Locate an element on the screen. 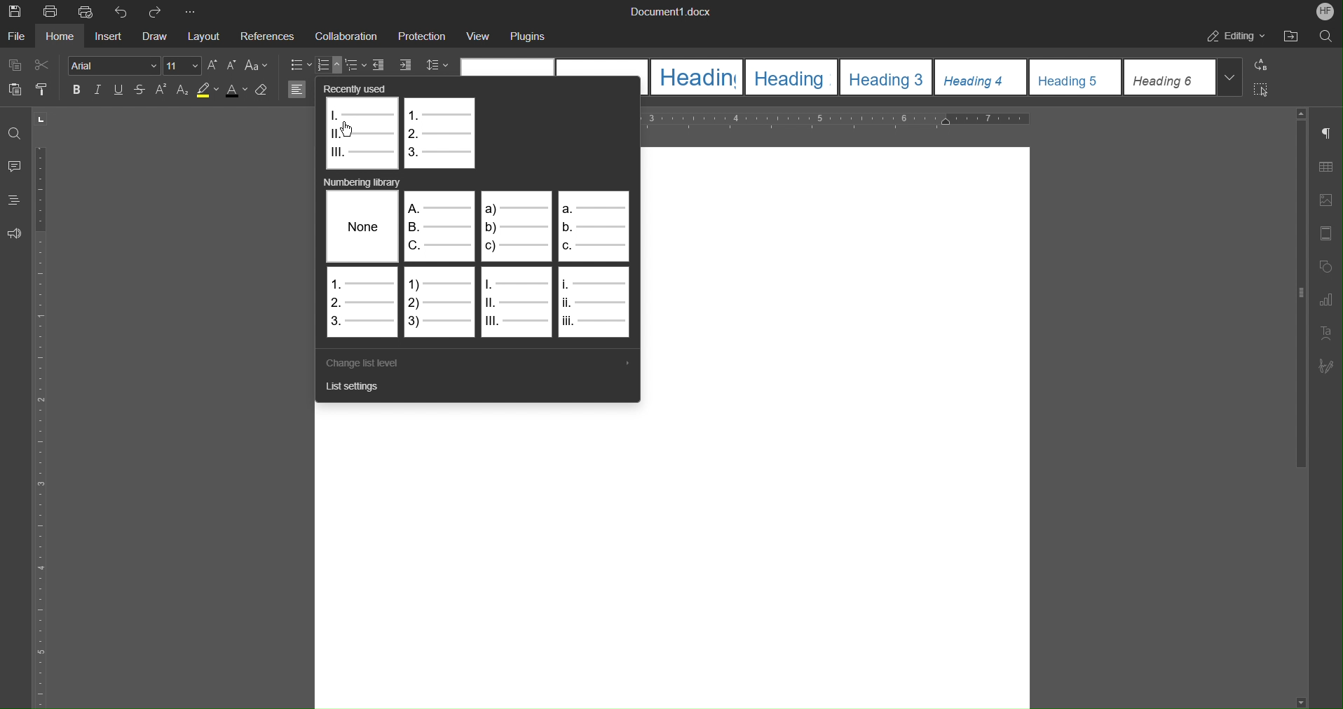  Underline is located at coordinates (118, 90).